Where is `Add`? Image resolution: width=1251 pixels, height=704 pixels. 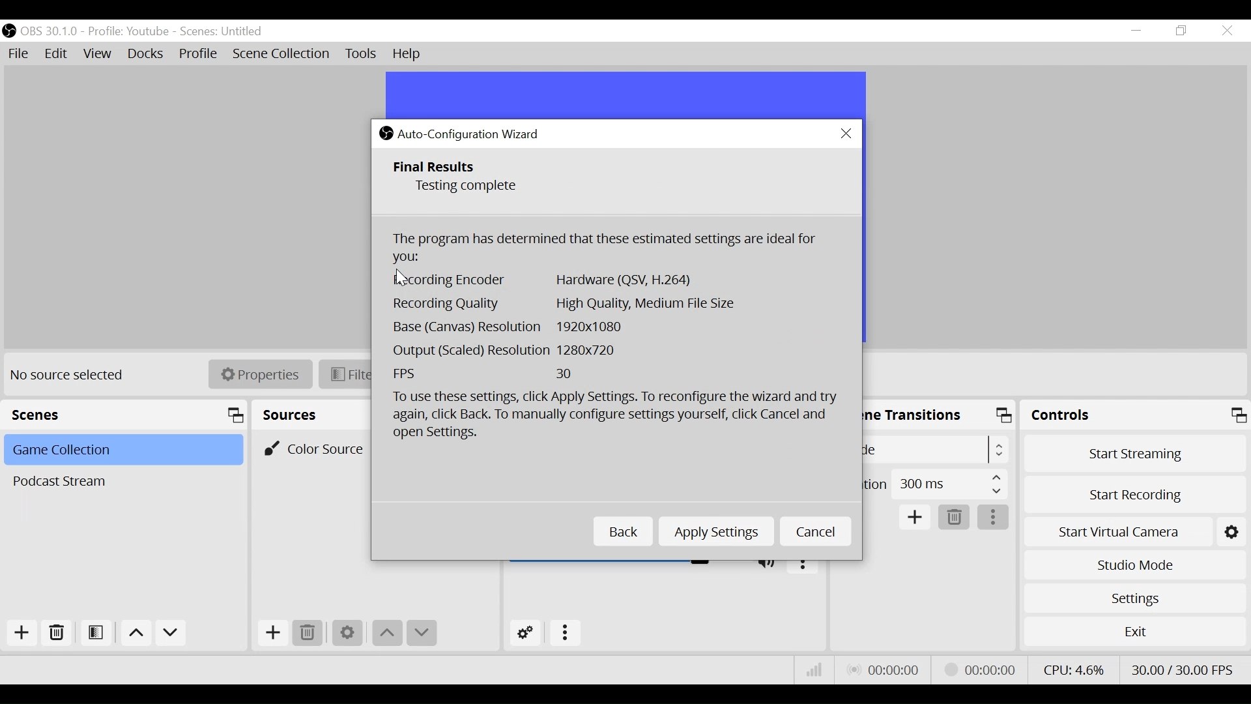
Add is located at coordinates (915, 518).